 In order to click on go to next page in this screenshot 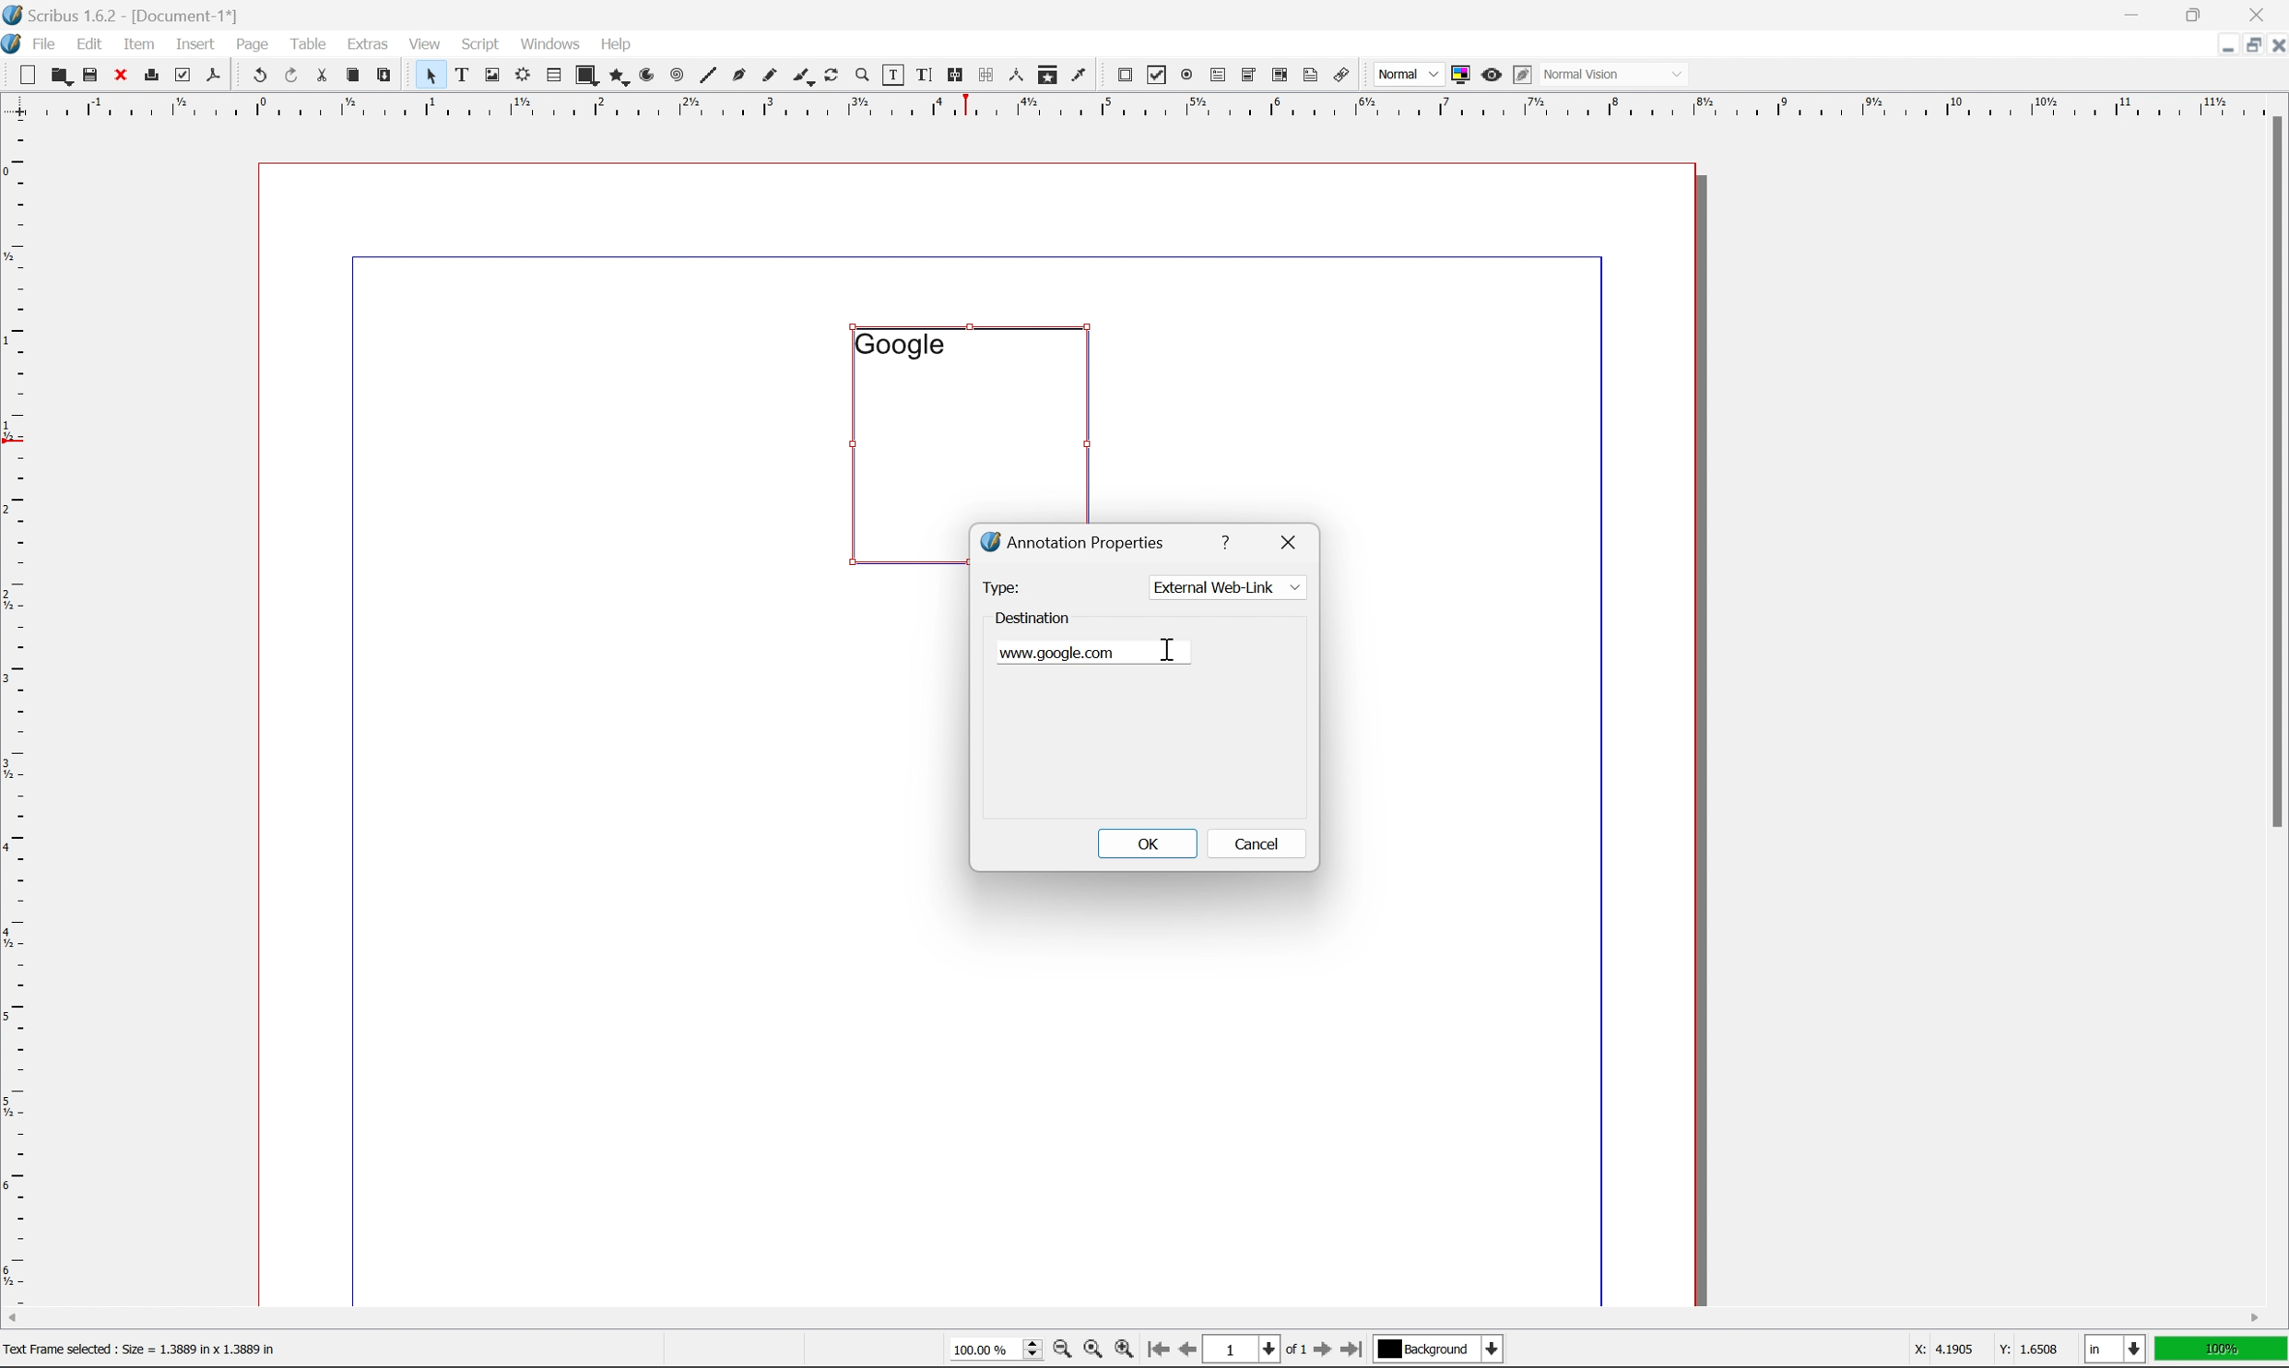, I will do `click(1317, 1351)`.